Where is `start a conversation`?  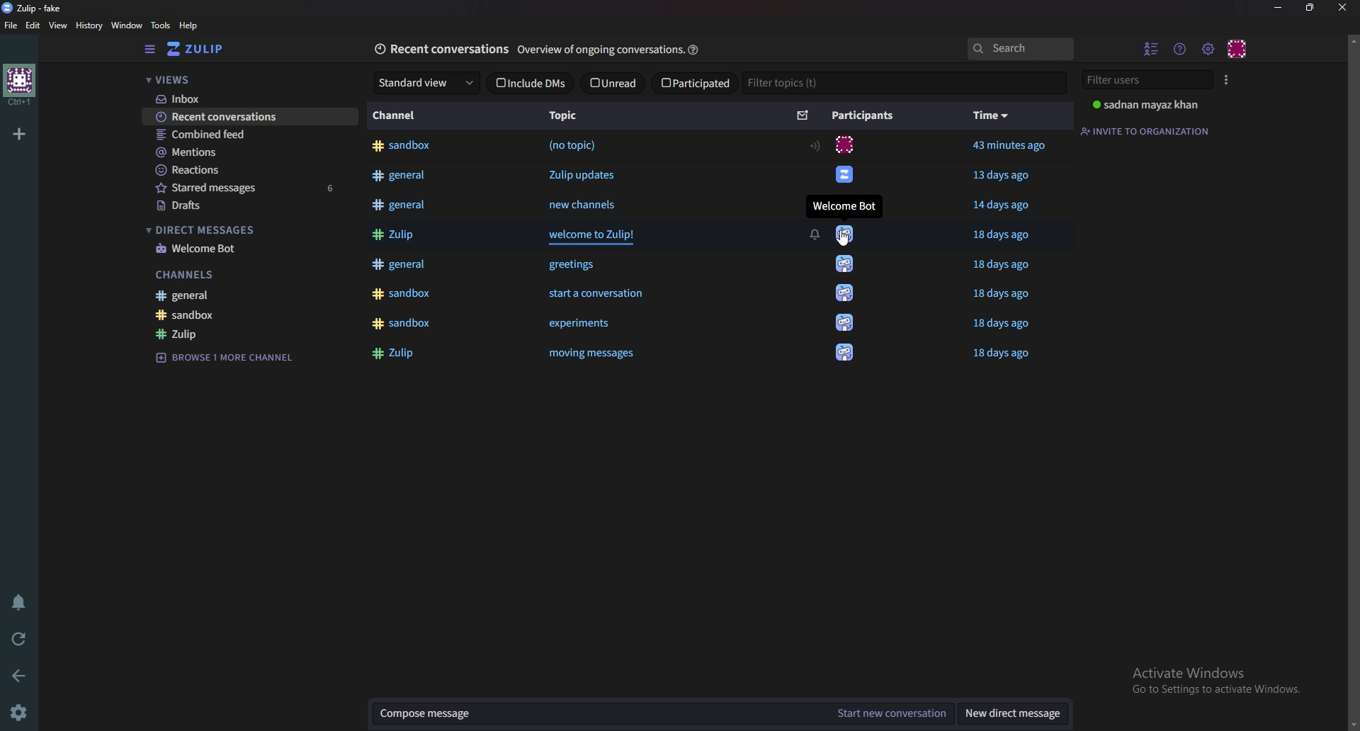
start a conversation is located at coordinates (607, 293).